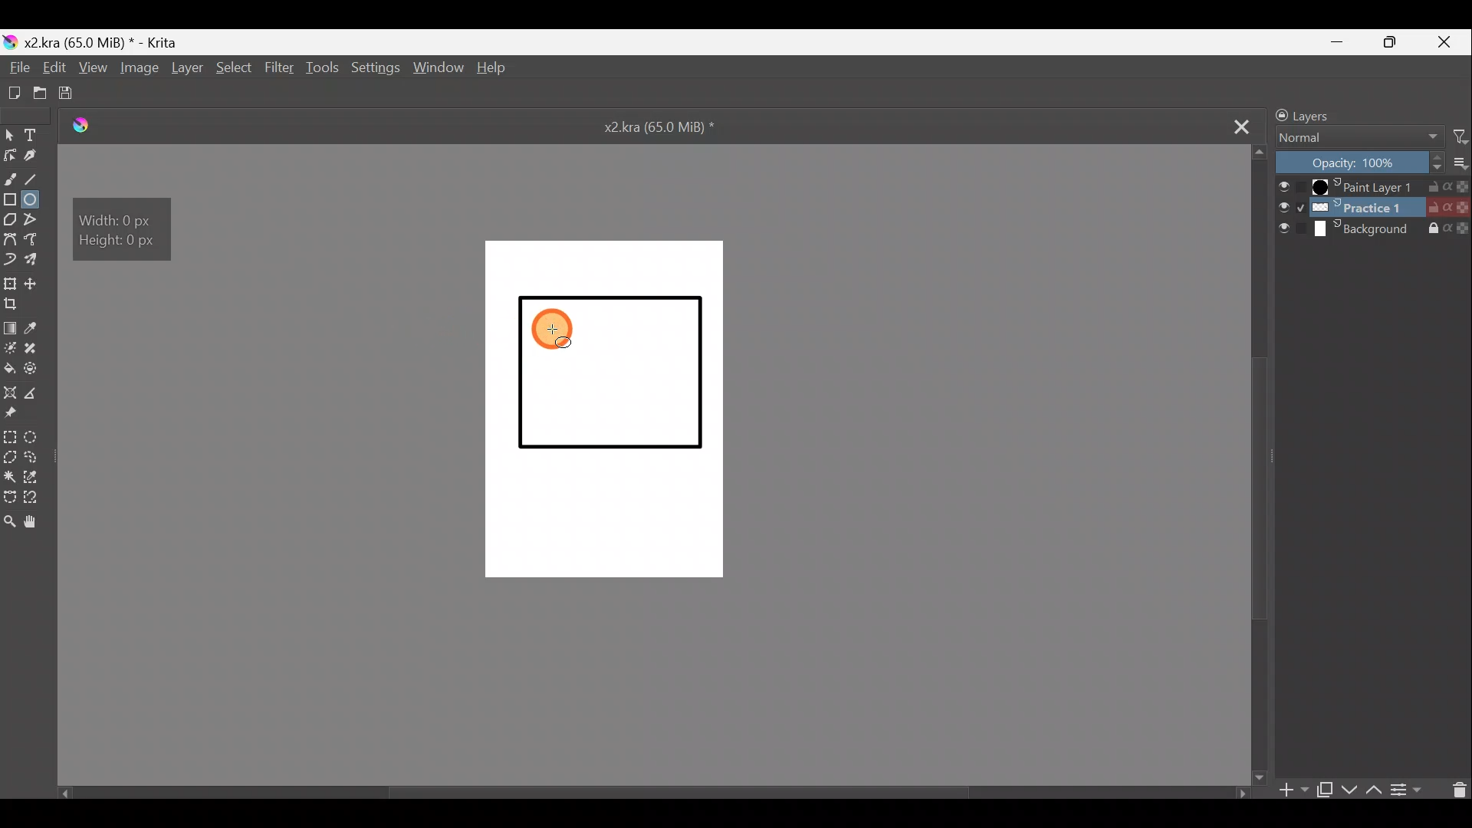  Describe the element at coordinates (1347, 42) in the screenshot. I see `Minimize` at that location.